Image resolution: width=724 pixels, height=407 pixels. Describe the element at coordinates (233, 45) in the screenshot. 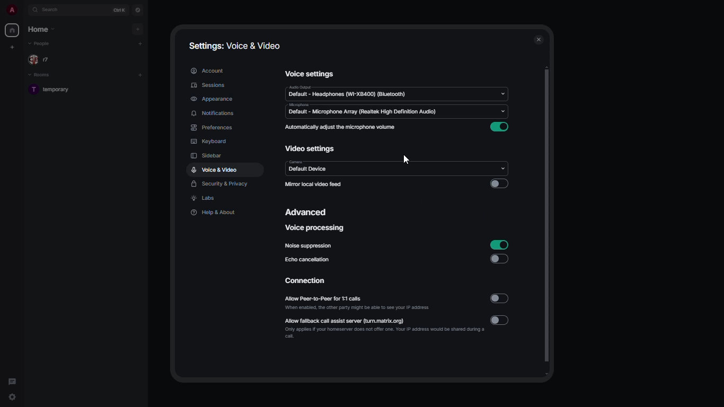

I see `settings: voice & video` at that location.